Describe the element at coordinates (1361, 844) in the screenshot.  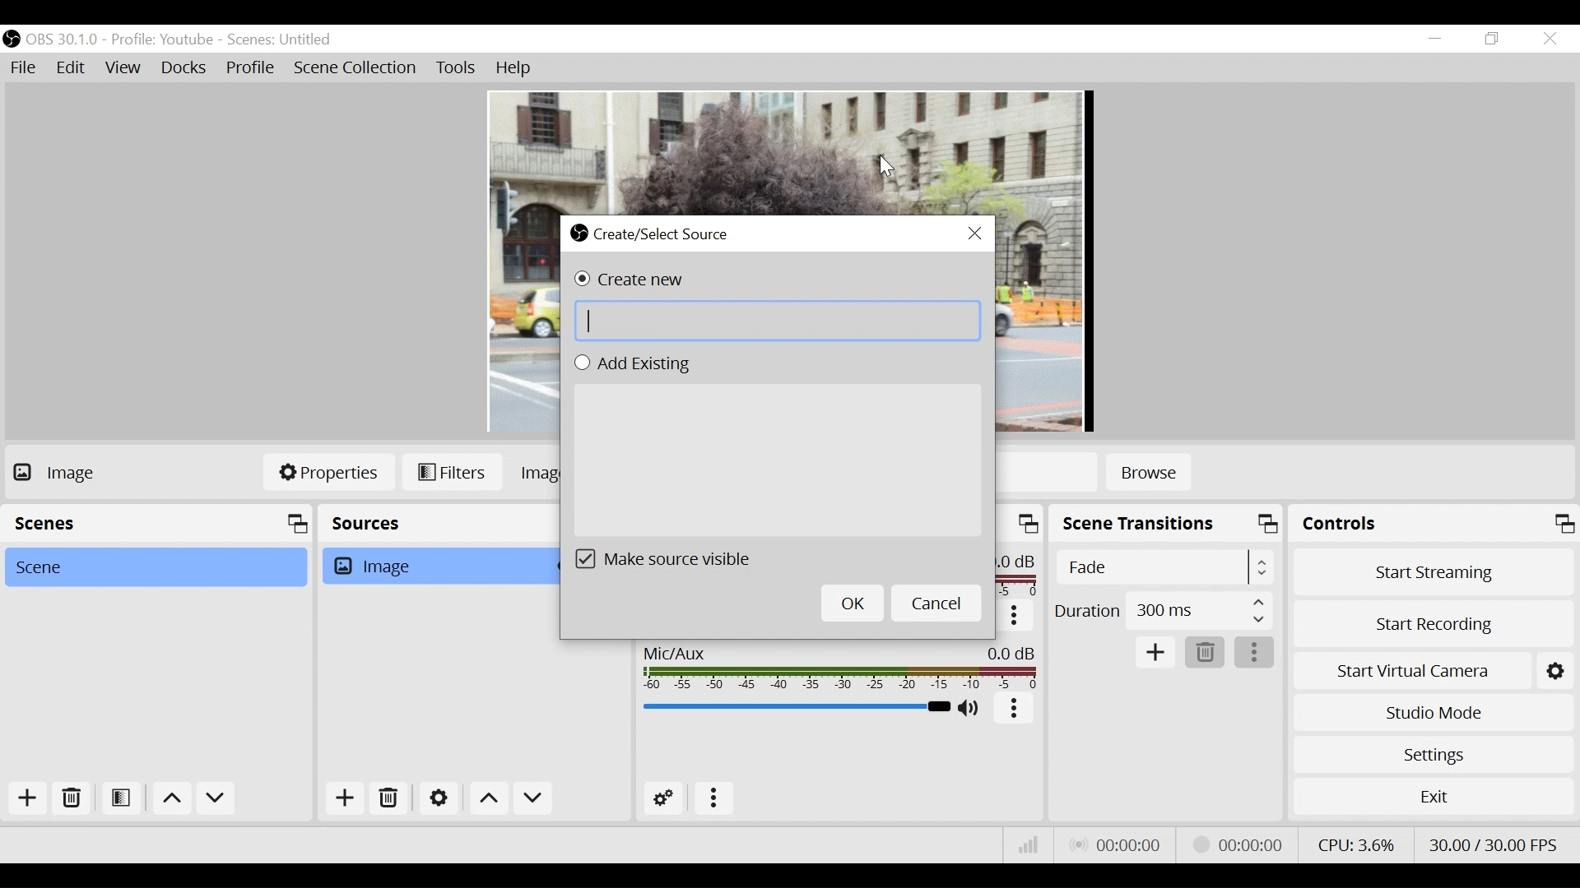
I see `CPU Usage` at that location.